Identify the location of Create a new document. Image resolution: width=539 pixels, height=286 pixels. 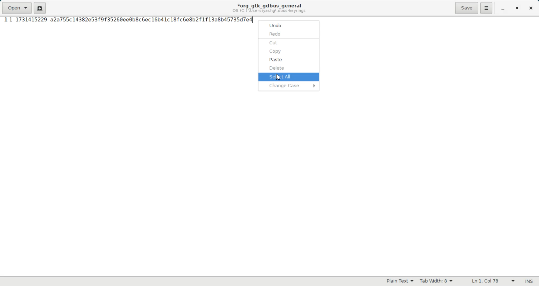
(40, 8).